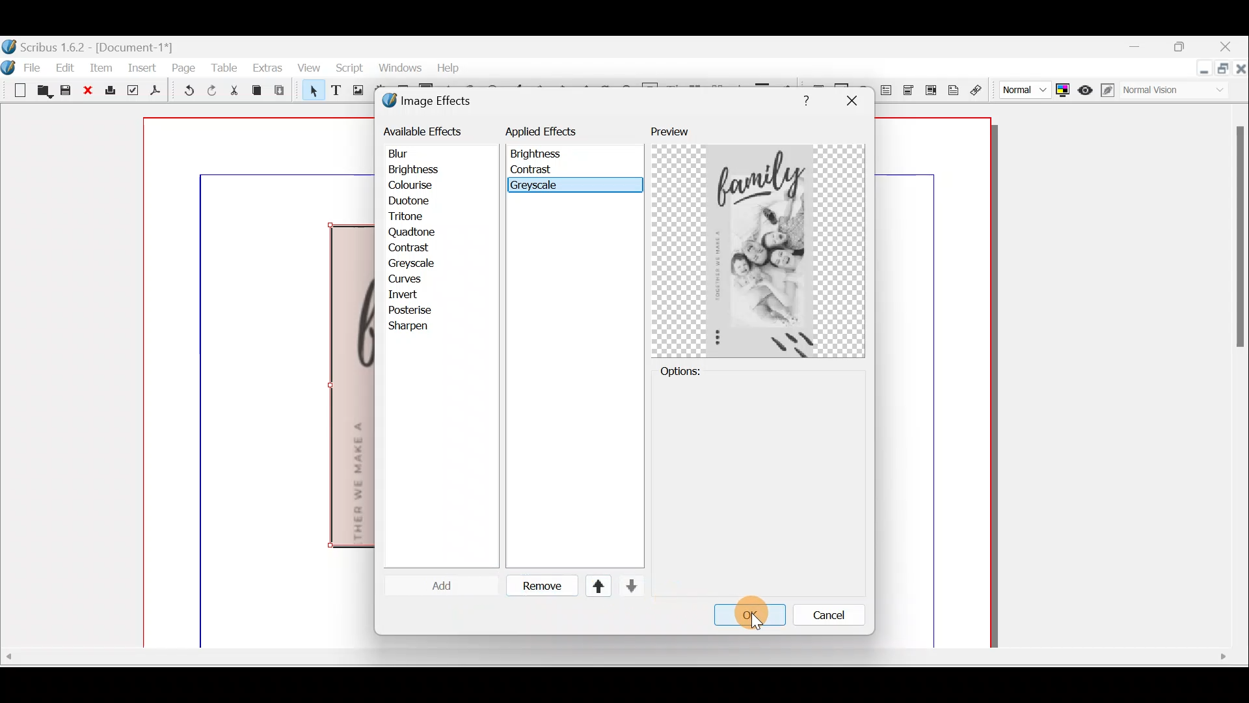 Image resolution: width=1249 pixels, height=703 pixels. Describe the element at coordinates (209, 91) in the screenshot. I see `Redo` at that location.